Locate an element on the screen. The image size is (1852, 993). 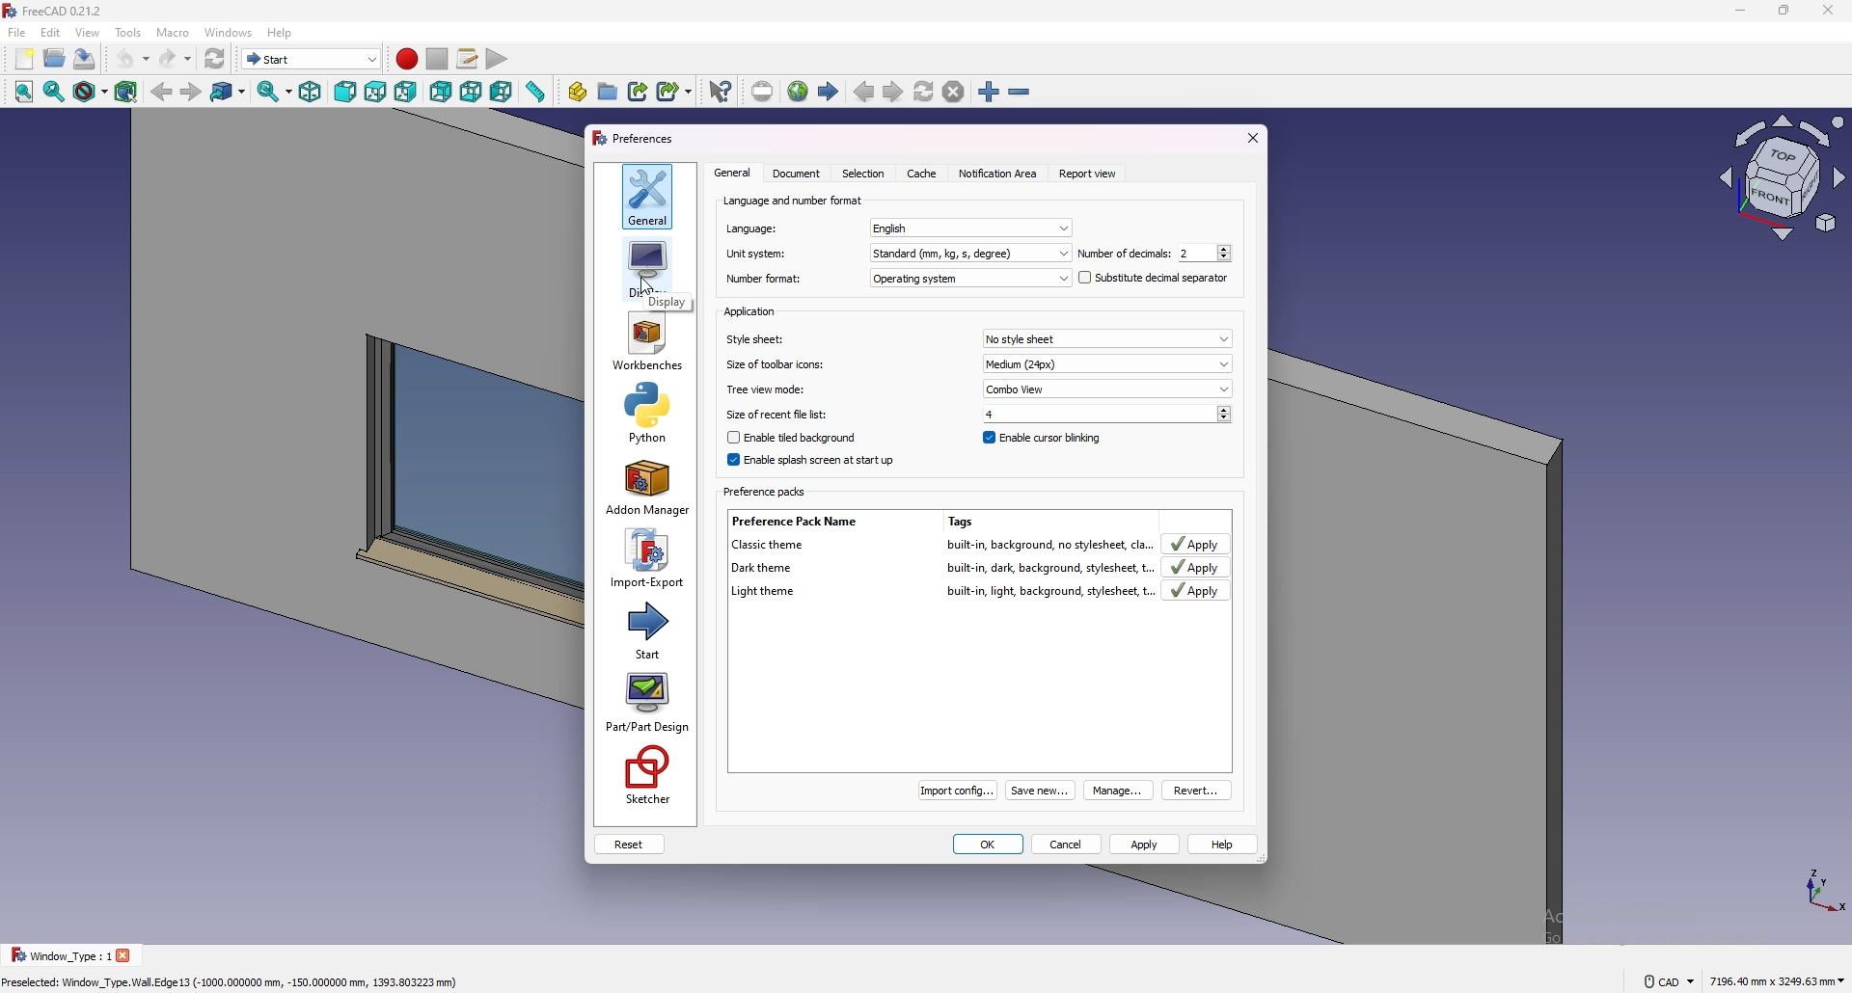
standard(mm,kg,s,degree) is located at coordinates (969, 254).